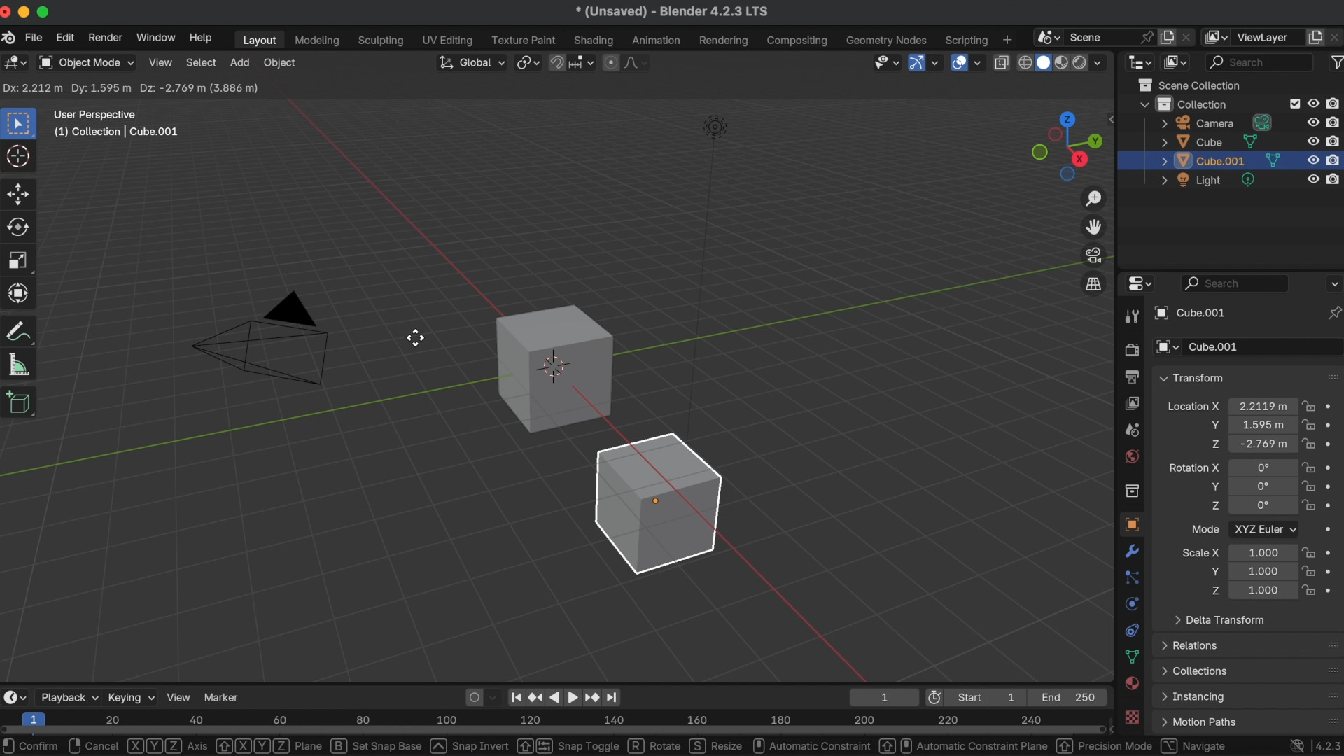 This screenshot has width=1344, height=756. What do you see at coordinates (1312, 141) in the screenshot?
I see `hide in viewport` at bounding box center [1312, 141].